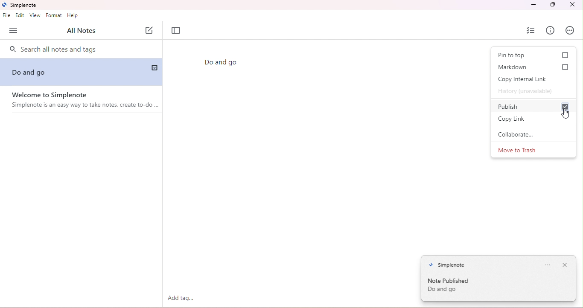 The height and width of the screenshot is (308, 583). Describe the element at coordinates (81, 31) in the screenshot. I see `all notes` at that location.